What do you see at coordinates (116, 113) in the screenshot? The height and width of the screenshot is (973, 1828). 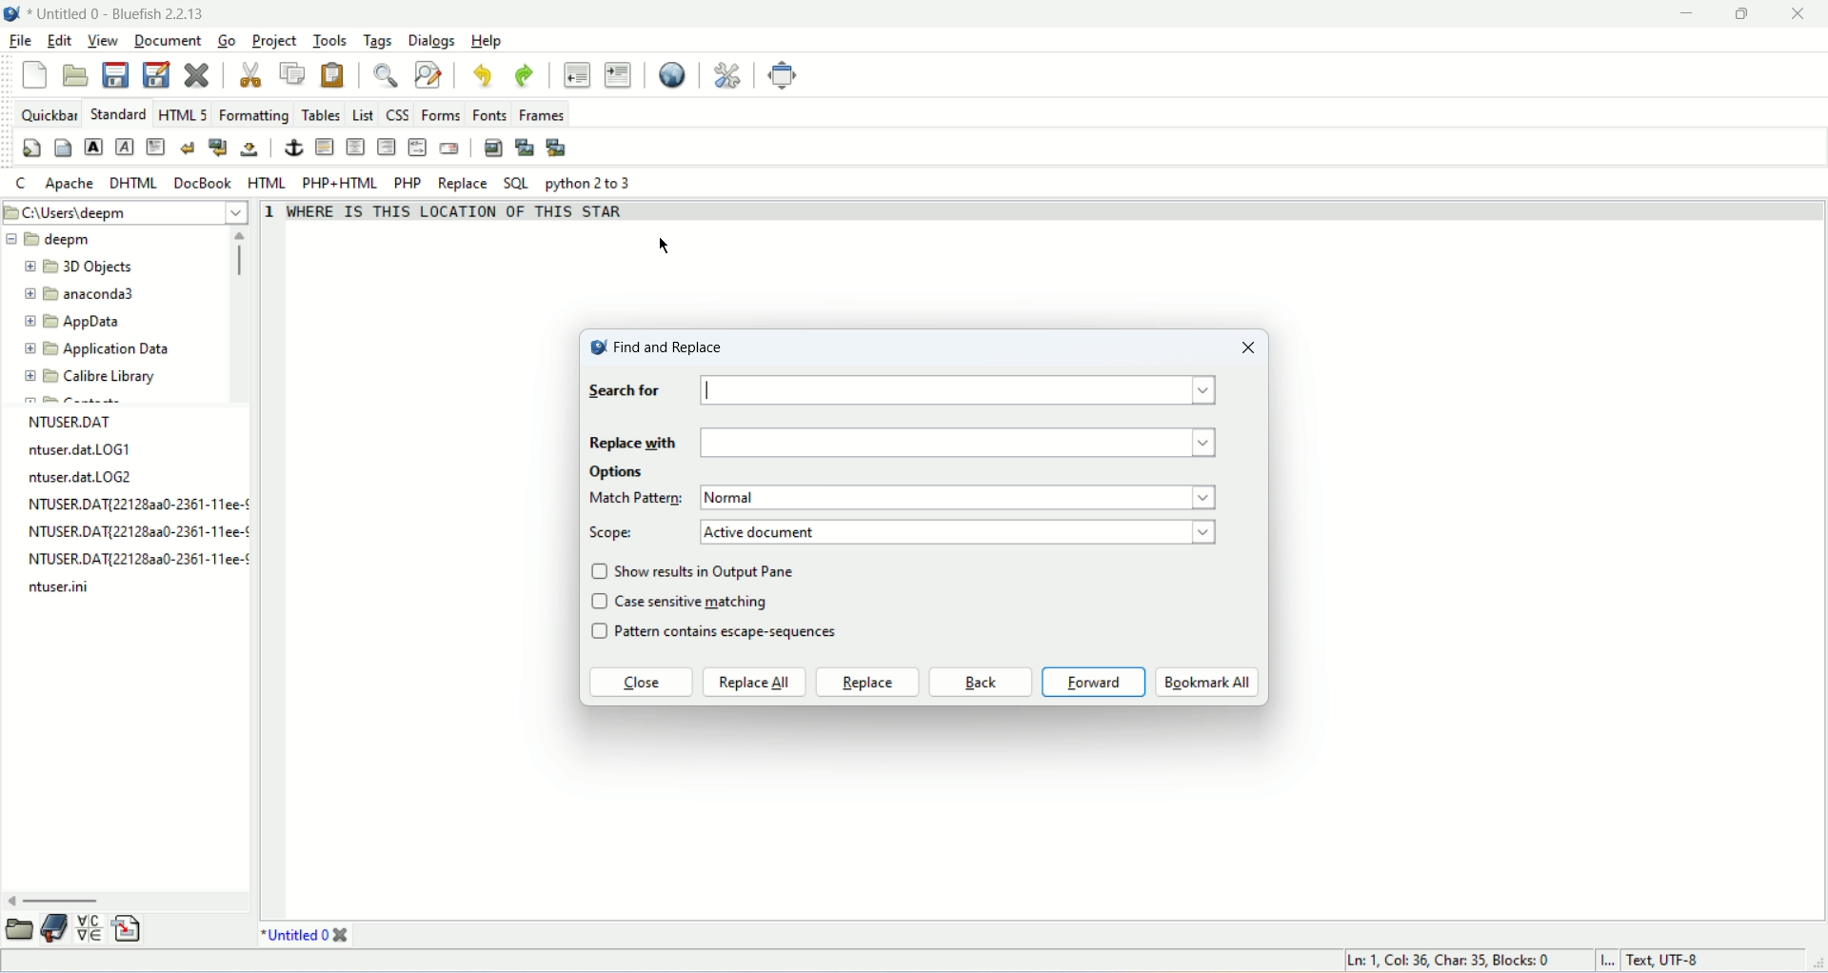 I see `standard` at bounding box center [116, 113].